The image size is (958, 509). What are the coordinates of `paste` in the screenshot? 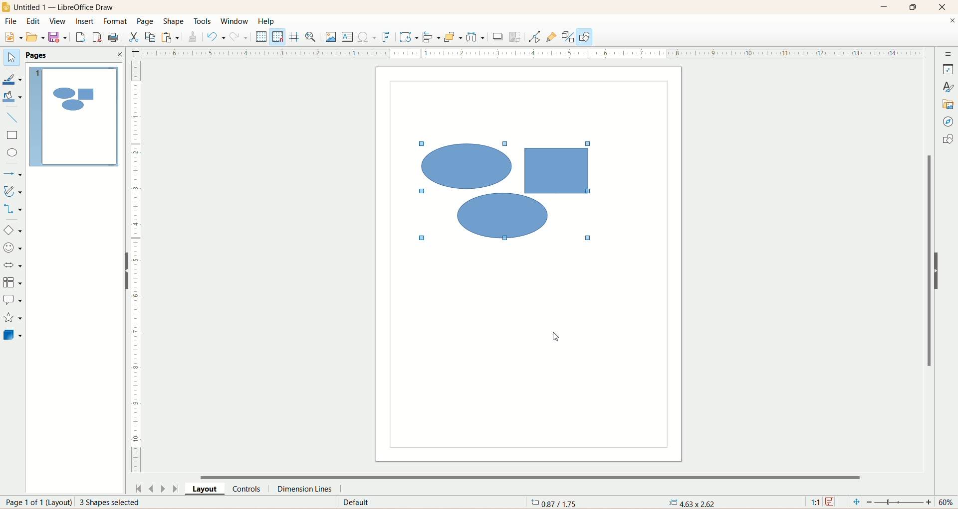 It's located at (170, 36).